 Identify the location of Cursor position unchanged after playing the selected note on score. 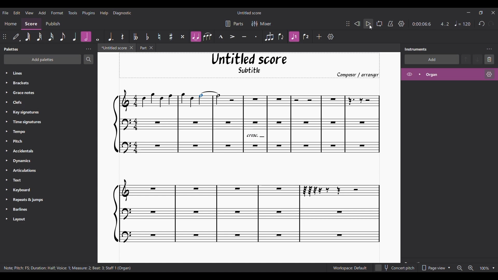
(371, 27).